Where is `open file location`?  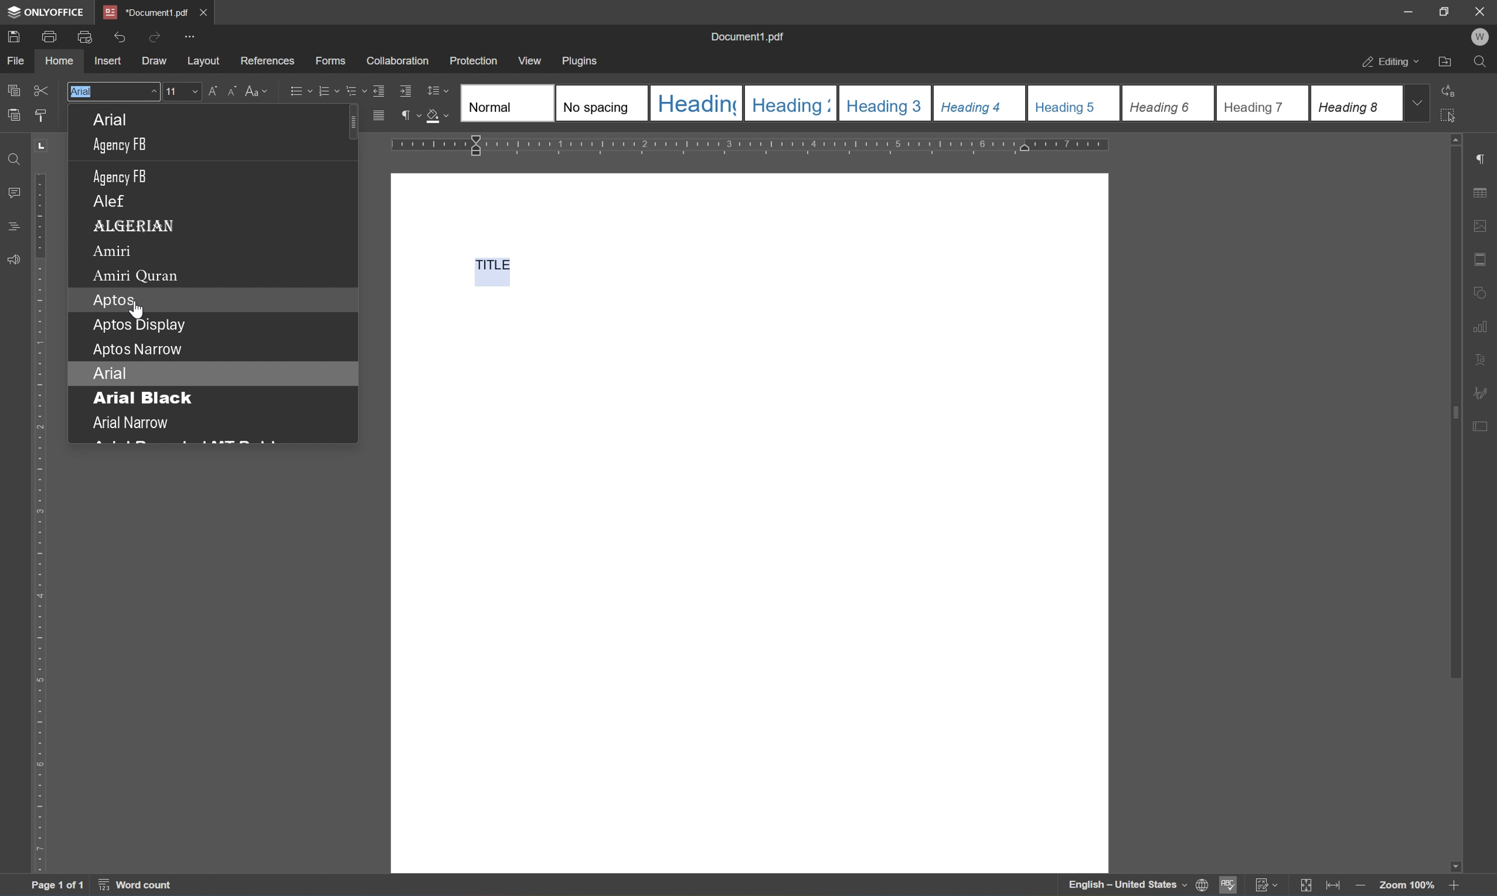
open file location is located at coordinates (1444, 62).